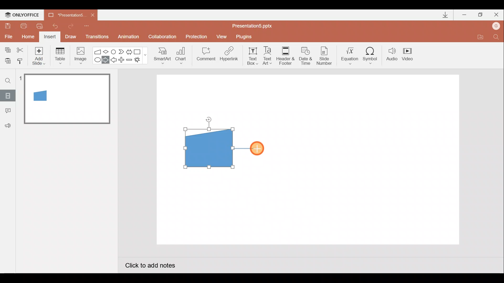 This screenshot has height=283, width=504. I want to click on Presentation5., so click(65, 14).